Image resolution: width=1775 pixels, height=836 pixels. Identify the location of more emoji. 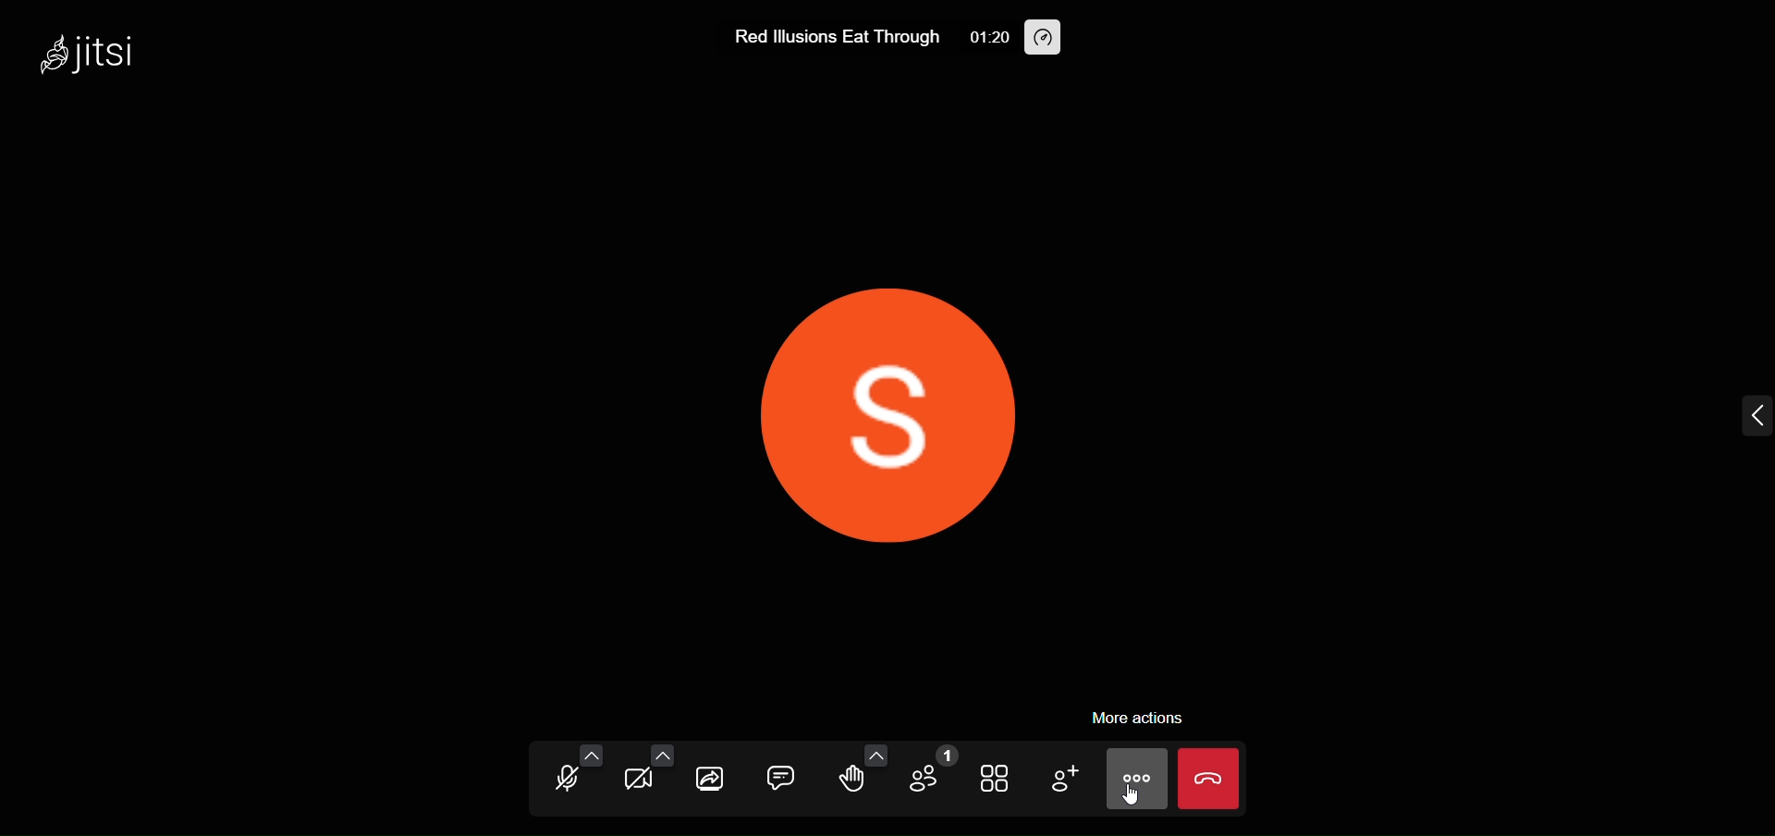
(876, 756).